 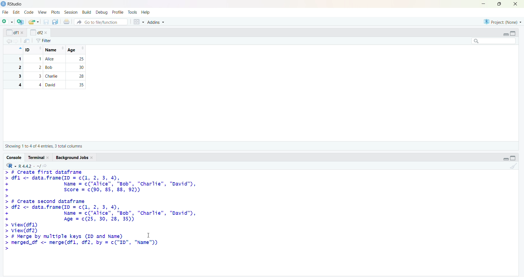 I want to click on send, so click(x=27, y=41).